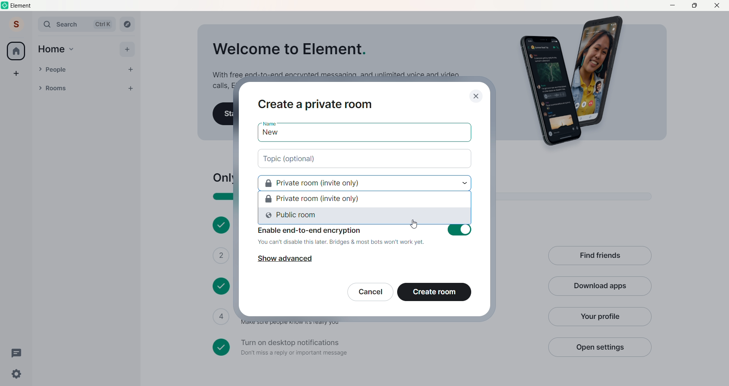 This screenshot has width=729, height=386. What do you see at coordinates (600, 287) in the screenshot?
I see `Download APp` at bounding box center [600, 287].